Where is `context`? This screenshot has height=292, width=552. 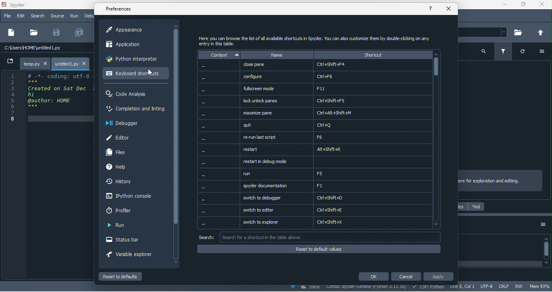
context is located at coordinates (217, 140).